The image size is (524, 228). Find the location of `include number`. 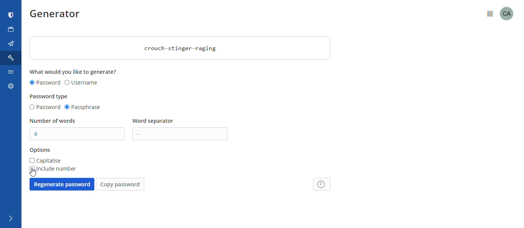

include number is located at coordinates (52, 169).